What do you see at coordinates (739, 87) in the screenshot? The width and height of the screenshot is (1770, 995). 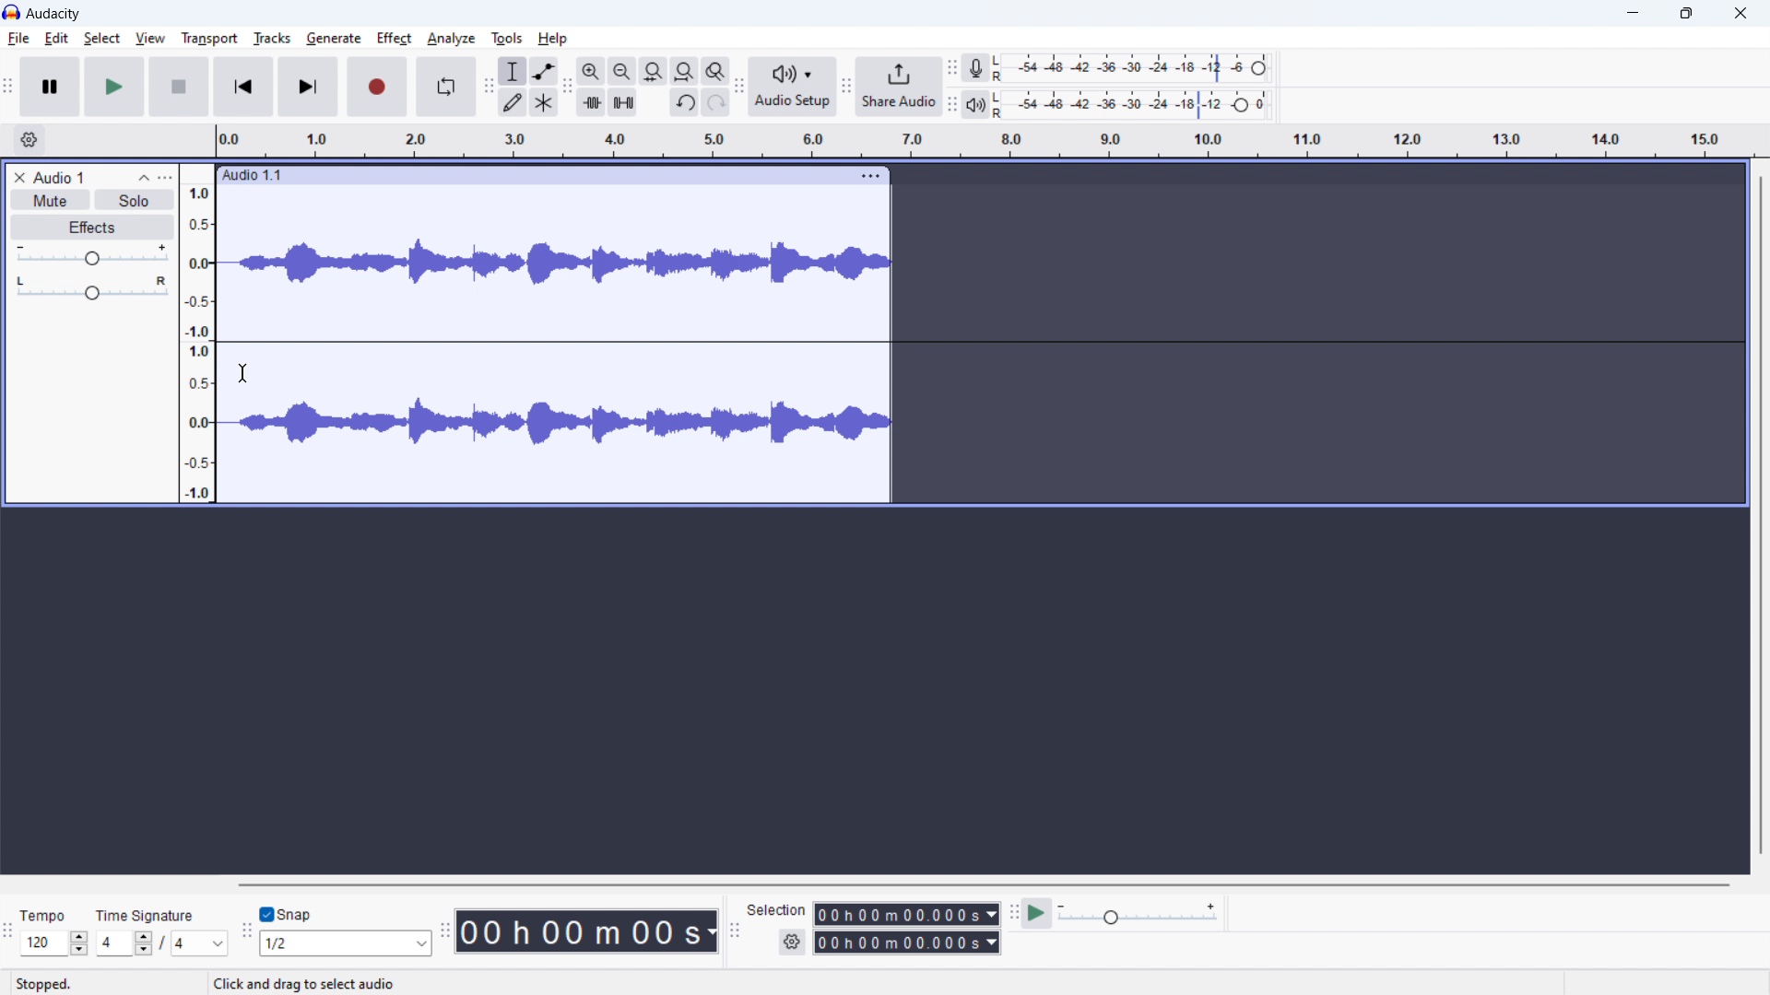 I see `audio setup toolbar` at bounding box center [739, 87].